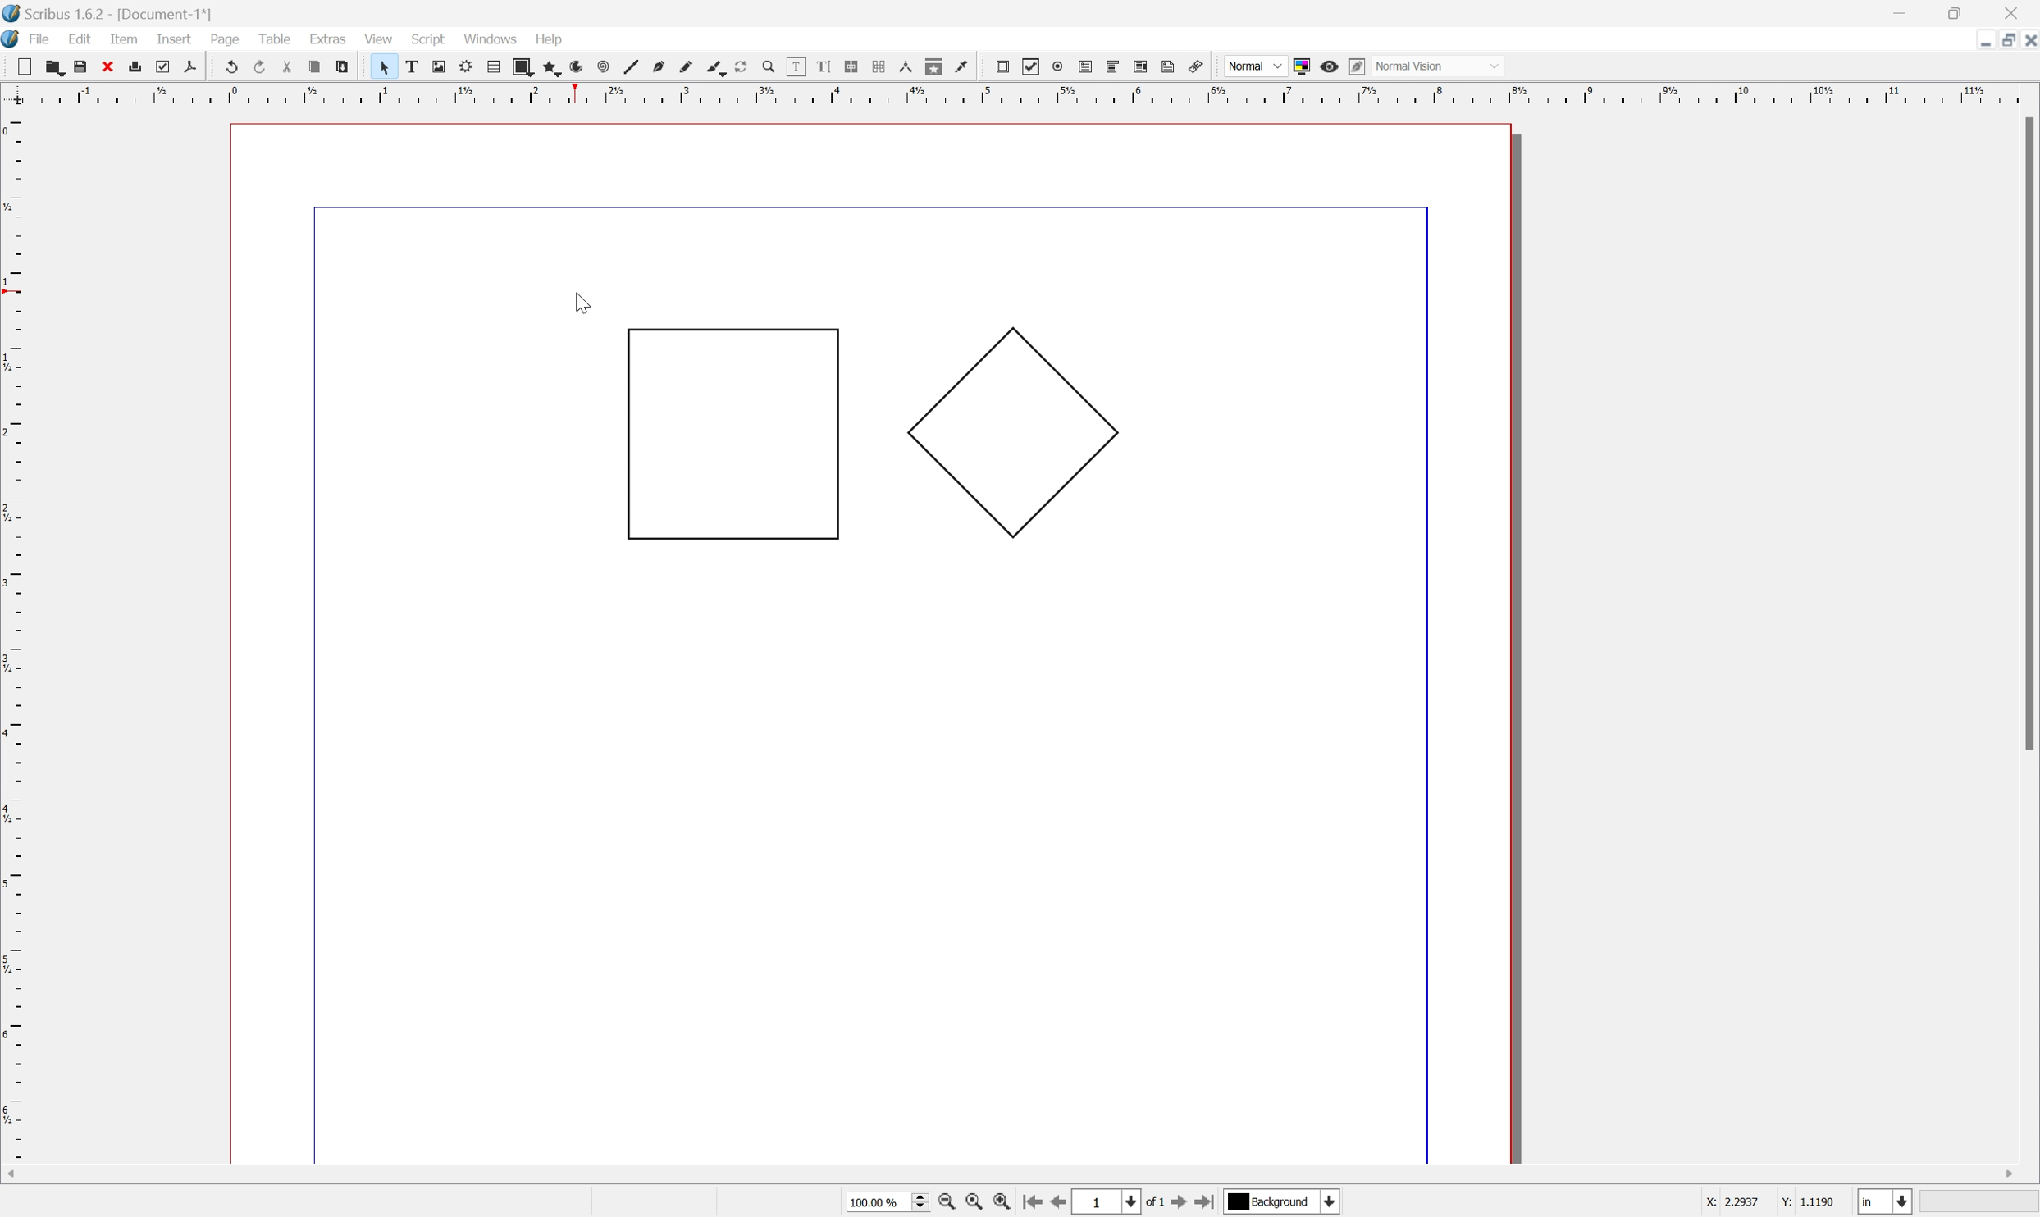 This screenshot has width=2040, height=1217. Describe the element at coordinates (732, 435) in the screenshot. I see `Rectangle` at that location.